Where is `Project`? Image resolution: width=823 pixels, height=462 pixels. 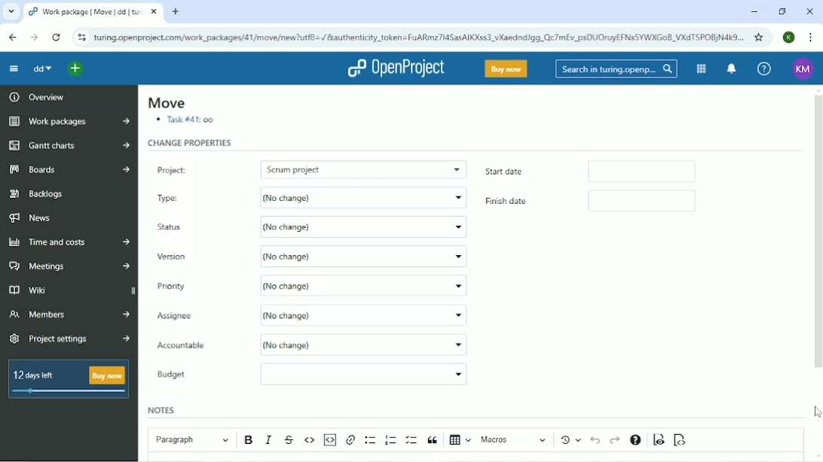 Project is located at coordinates (198, 167).